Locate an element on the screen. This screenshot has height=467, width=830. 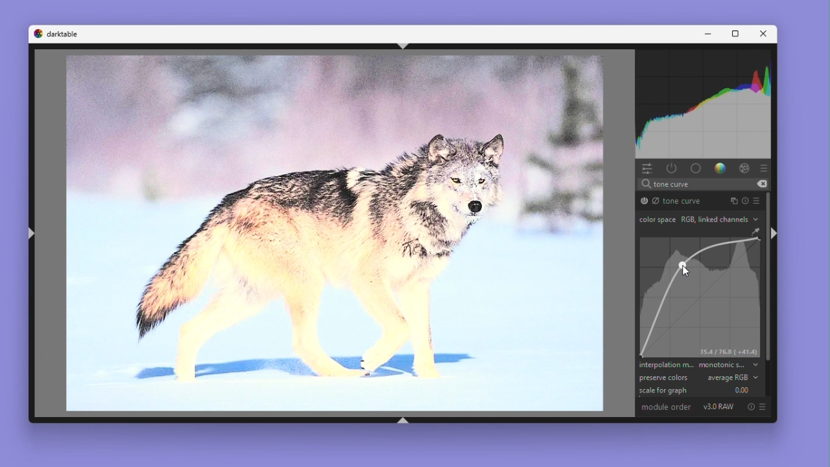
35.4/76.8 (+41.4) is located at coordinates (726, 352).